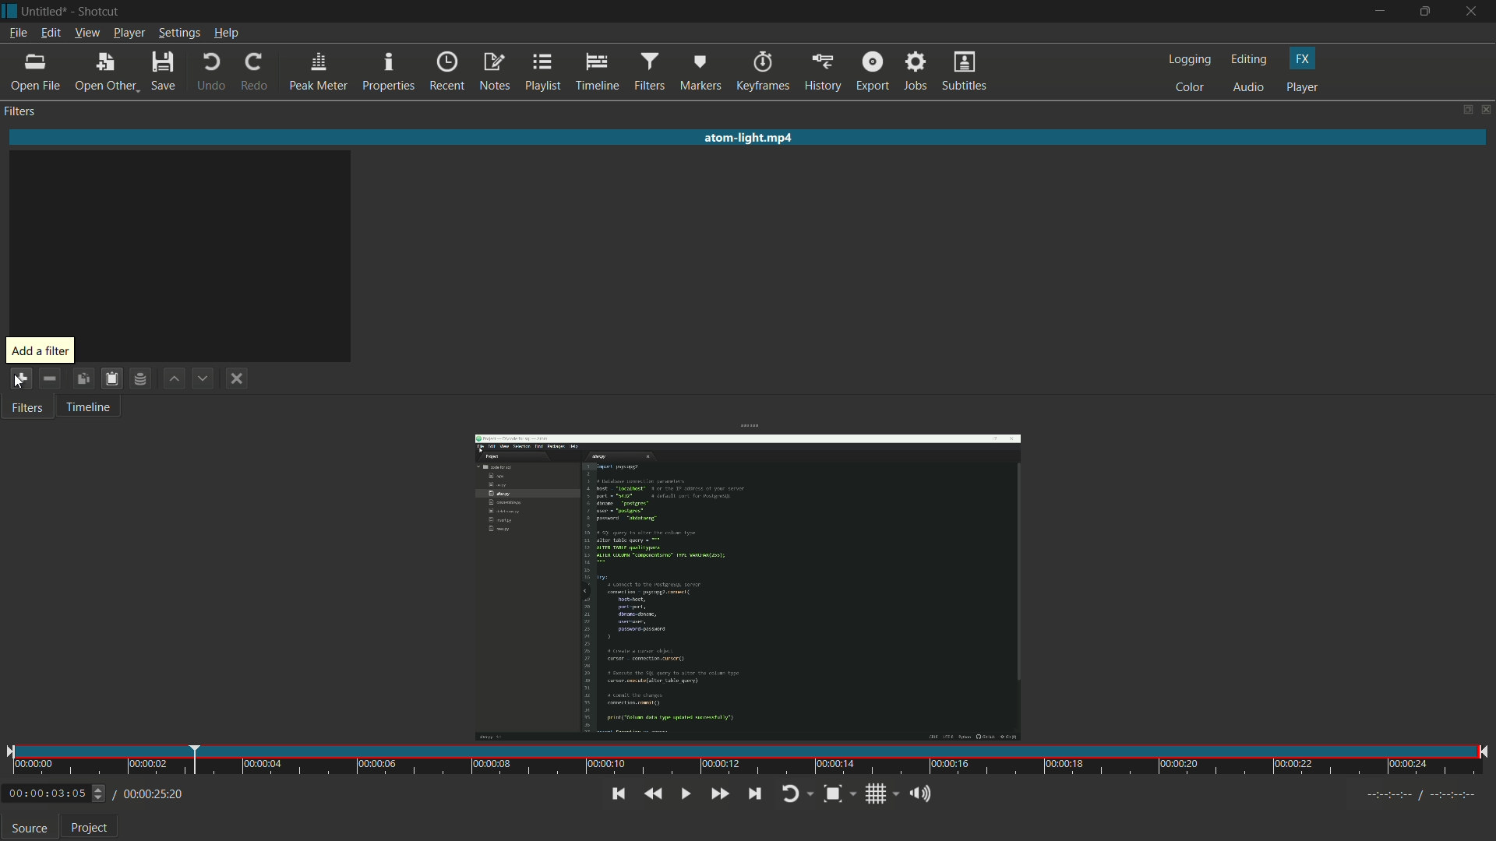 The height and width of the screenshot is (841, 1496). What do you see at coordinates (616, 794) in the screenshot?
I see `skip to the previous point` at bounding box center [616, 794].